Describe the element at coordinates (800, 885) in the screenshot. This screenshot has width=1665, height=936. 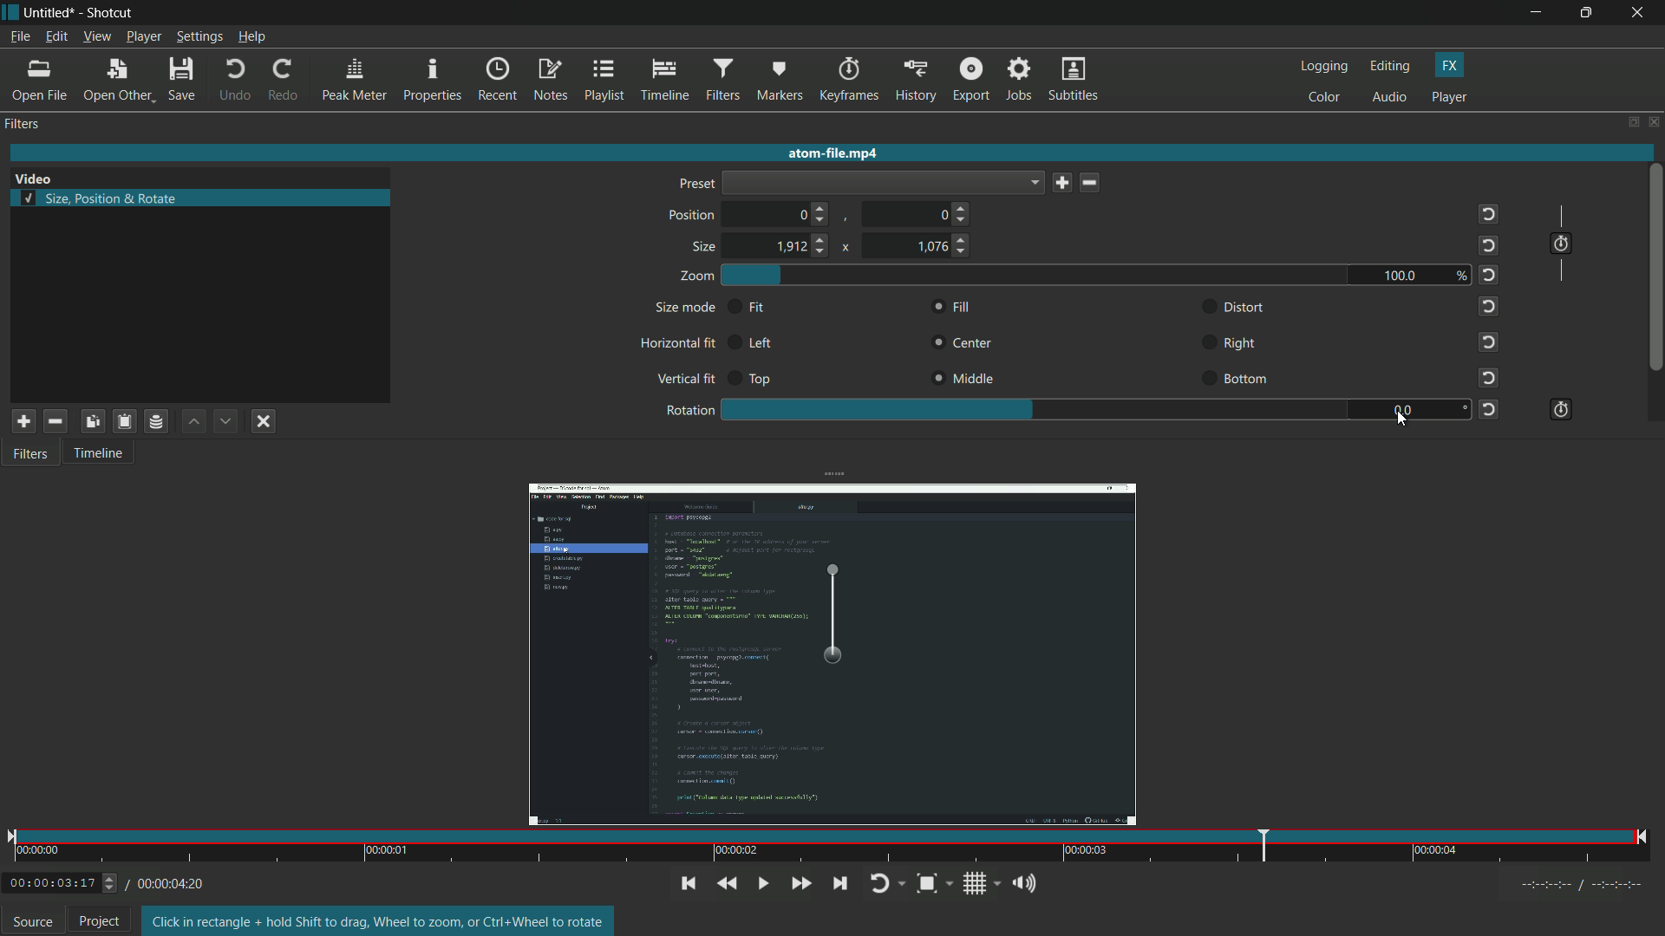
I see `quickly play forward` at that location.